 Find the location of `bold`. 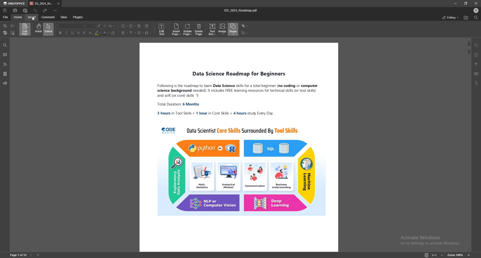

bold is located at coordinates (60, 33).